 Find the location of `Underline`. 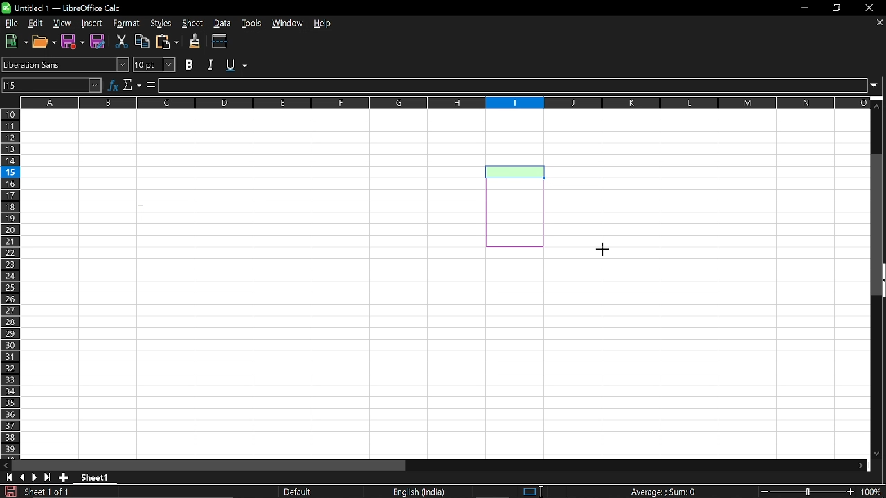

Underline is located at coordinates (238, 66).